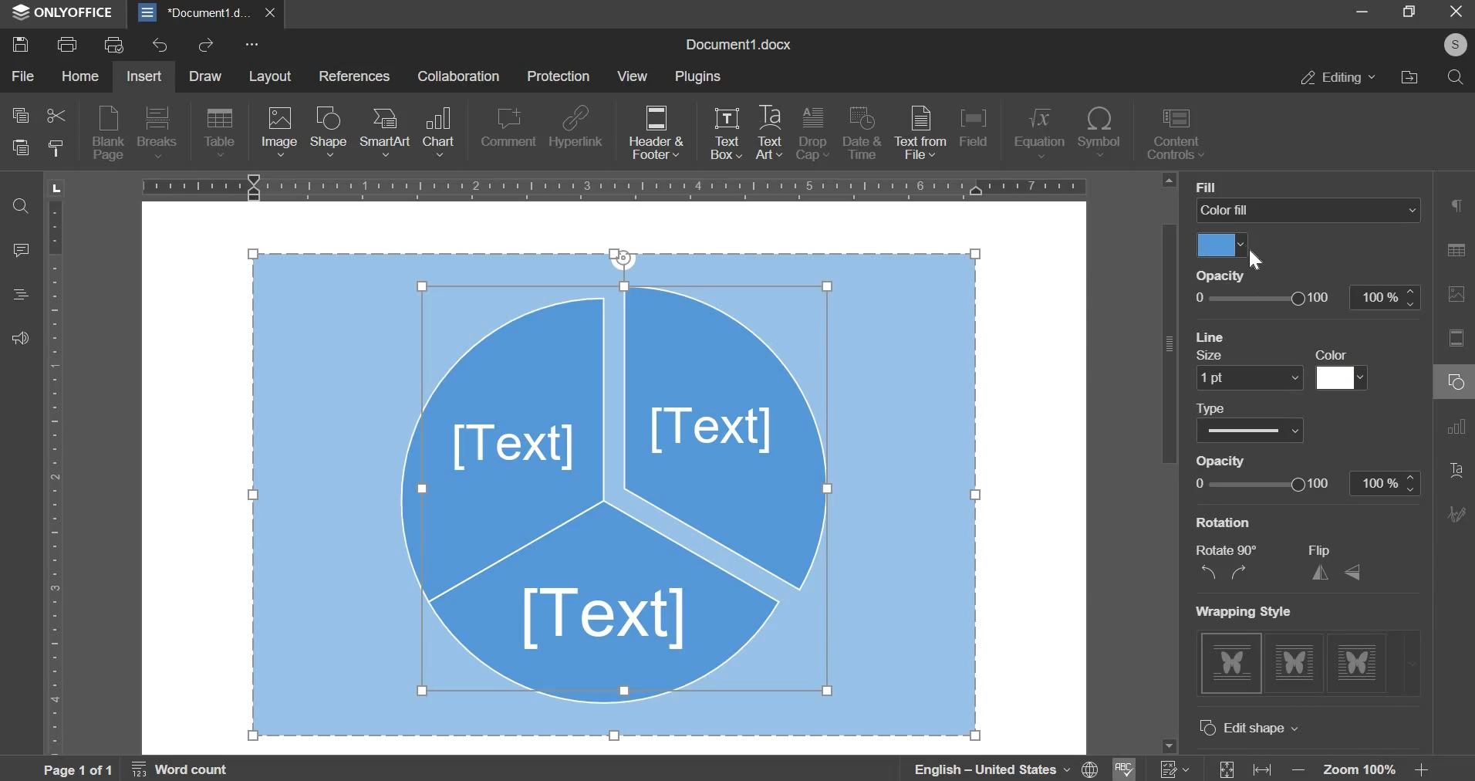  Describe the element at coordinates (769, 136) in the screenshot. I see `text art` at that location.